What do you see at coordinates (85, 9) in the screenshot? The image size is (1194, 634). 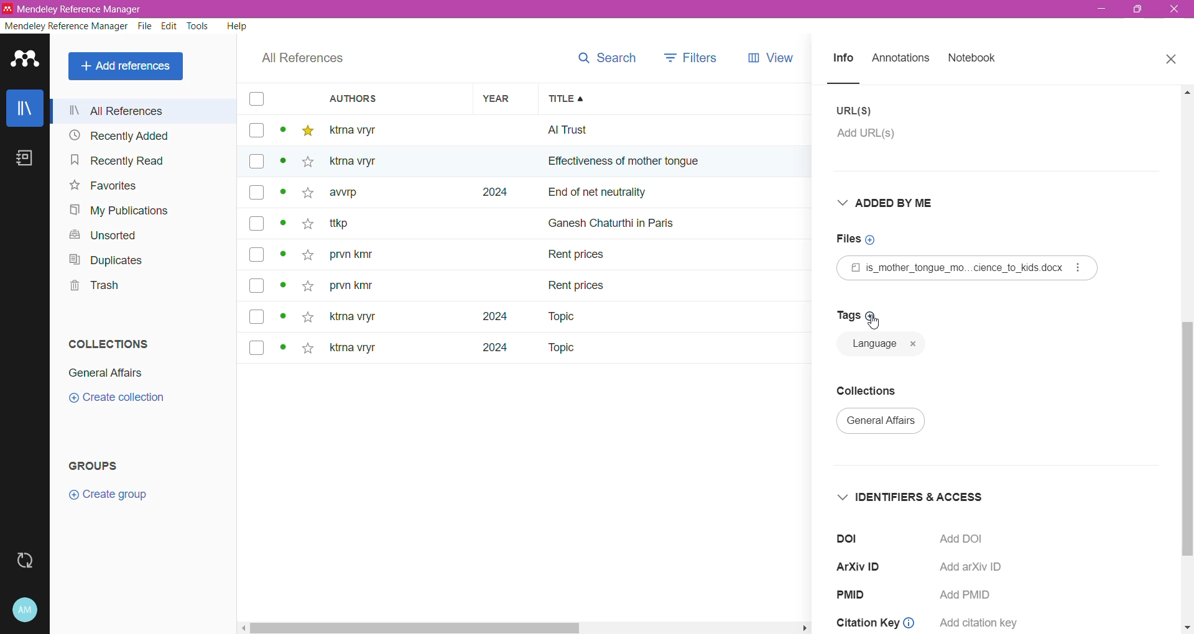 I see `Application Name` at bounding box center [85, 9].